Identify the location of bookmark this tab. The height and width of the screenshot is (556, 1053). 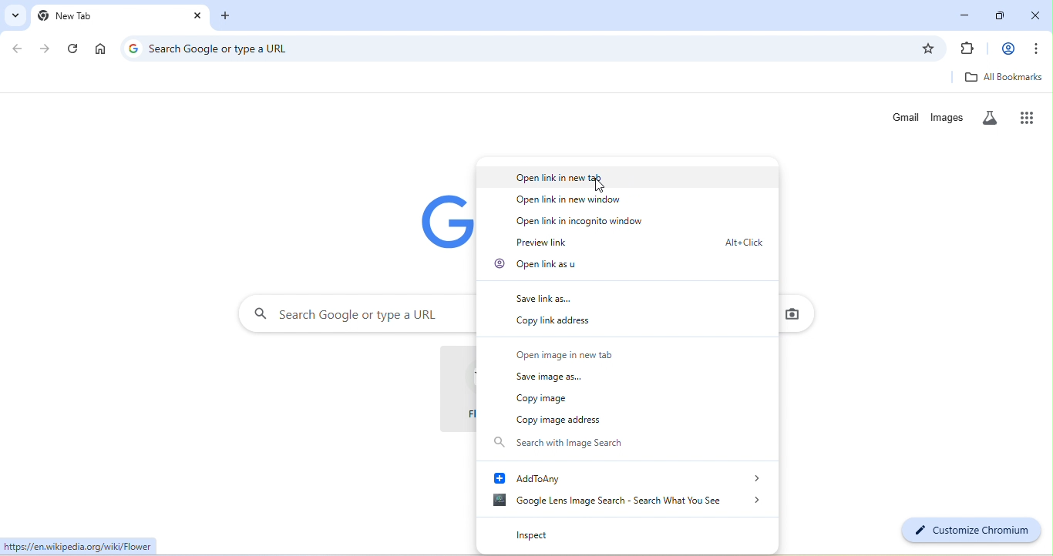
(928, 49).